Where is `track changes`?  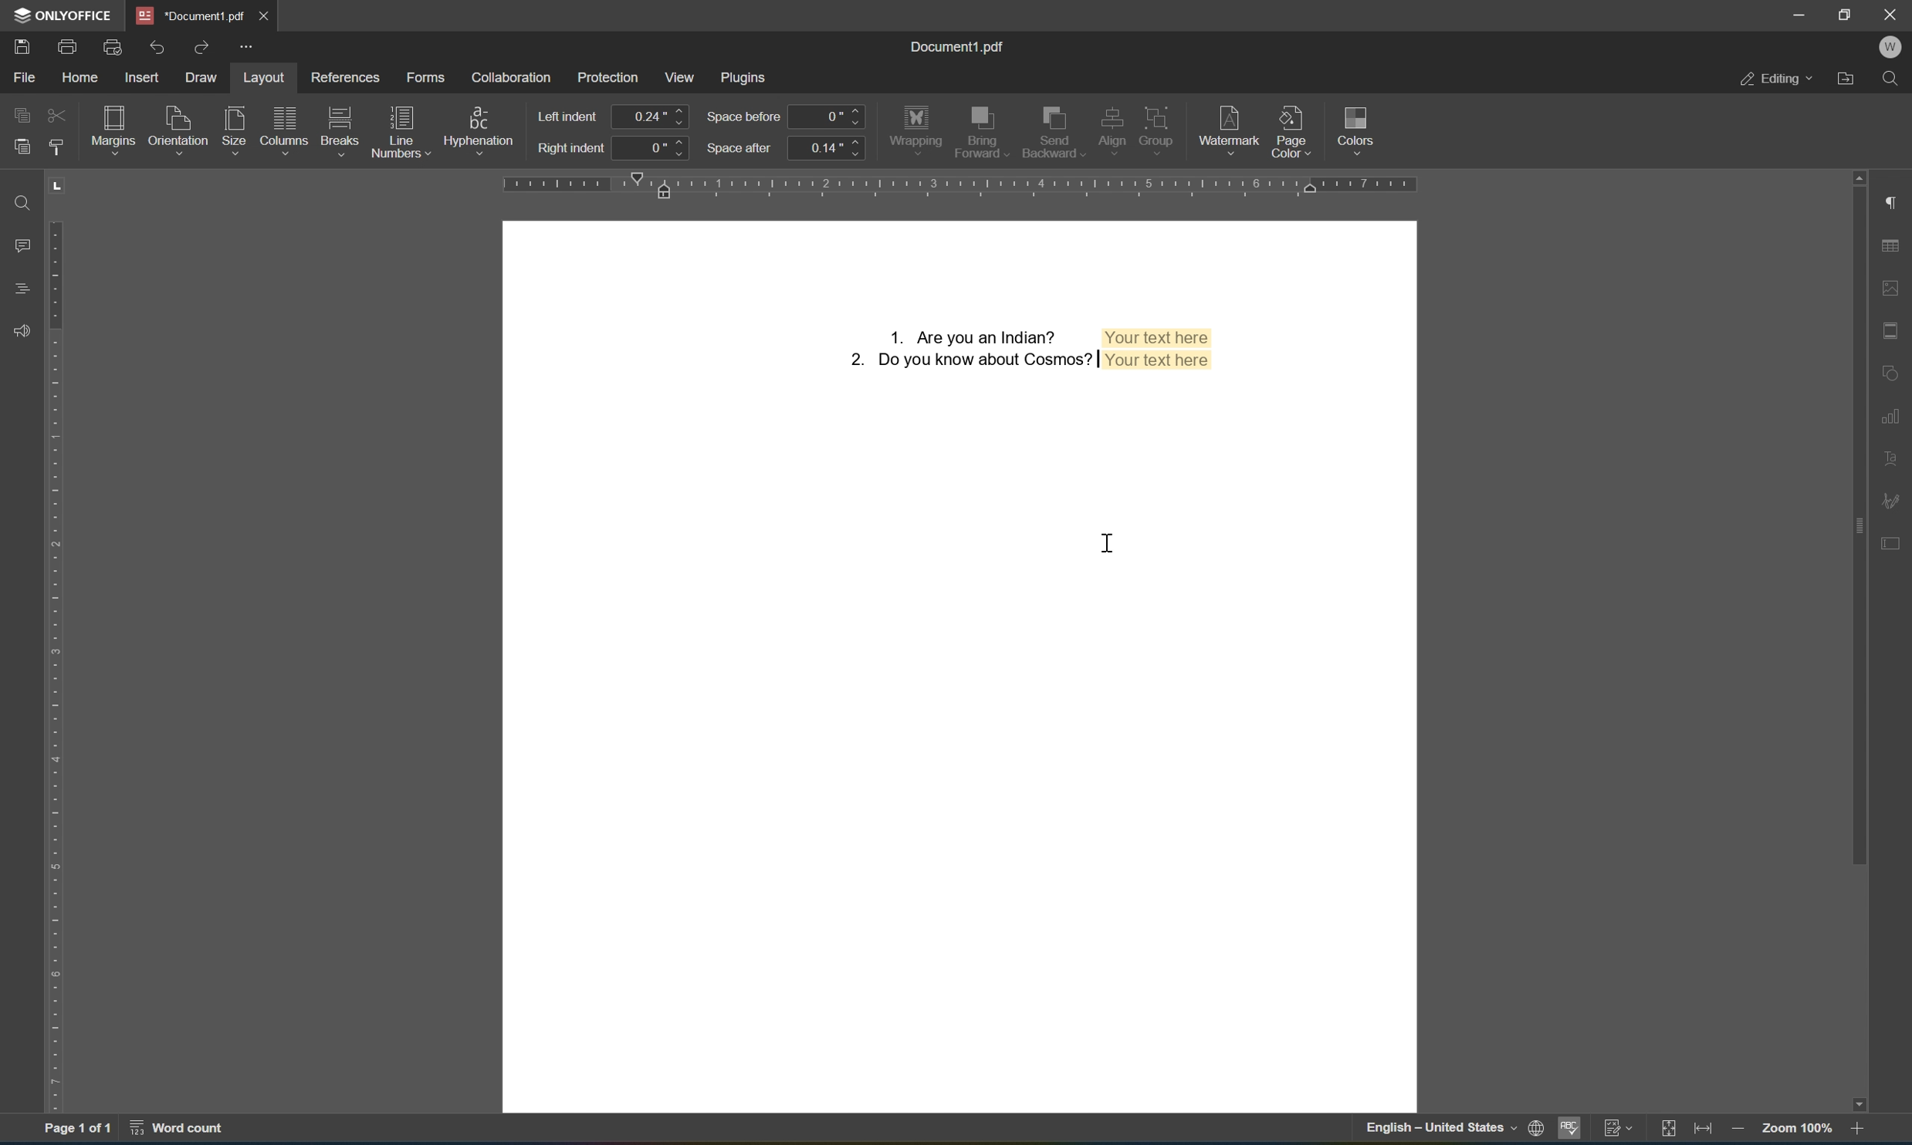 track changes is located at coordinates (1619, 1132).